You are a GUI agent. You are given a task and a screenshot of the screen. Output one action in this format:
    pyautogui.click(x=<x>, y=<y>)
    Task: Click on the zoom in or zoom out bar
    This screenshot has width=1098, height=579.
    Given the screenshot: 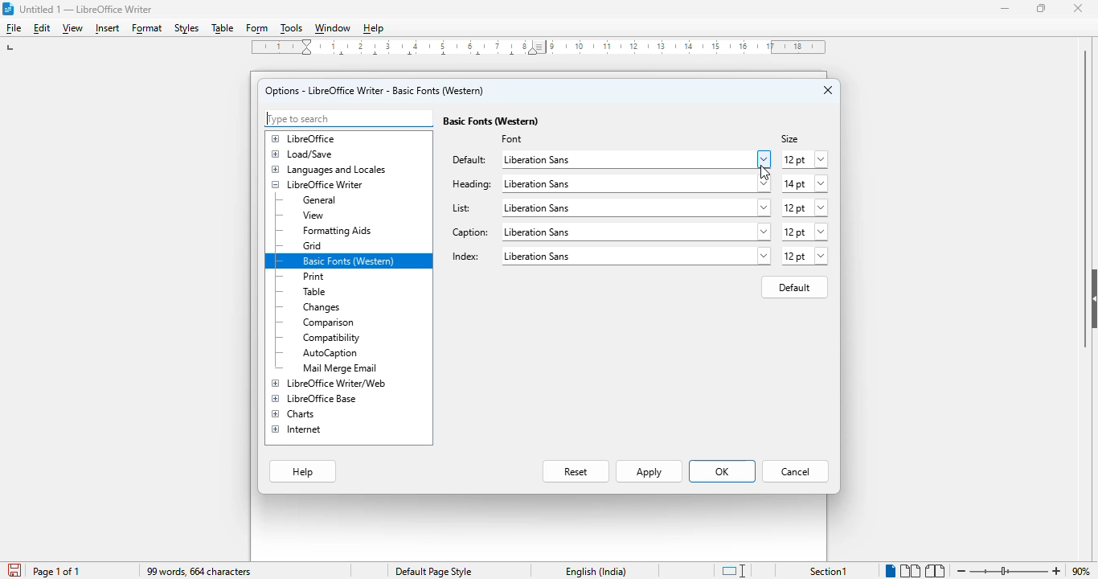 What is the action you would take?
    pyautogui.click(x=1009, y=571)
    